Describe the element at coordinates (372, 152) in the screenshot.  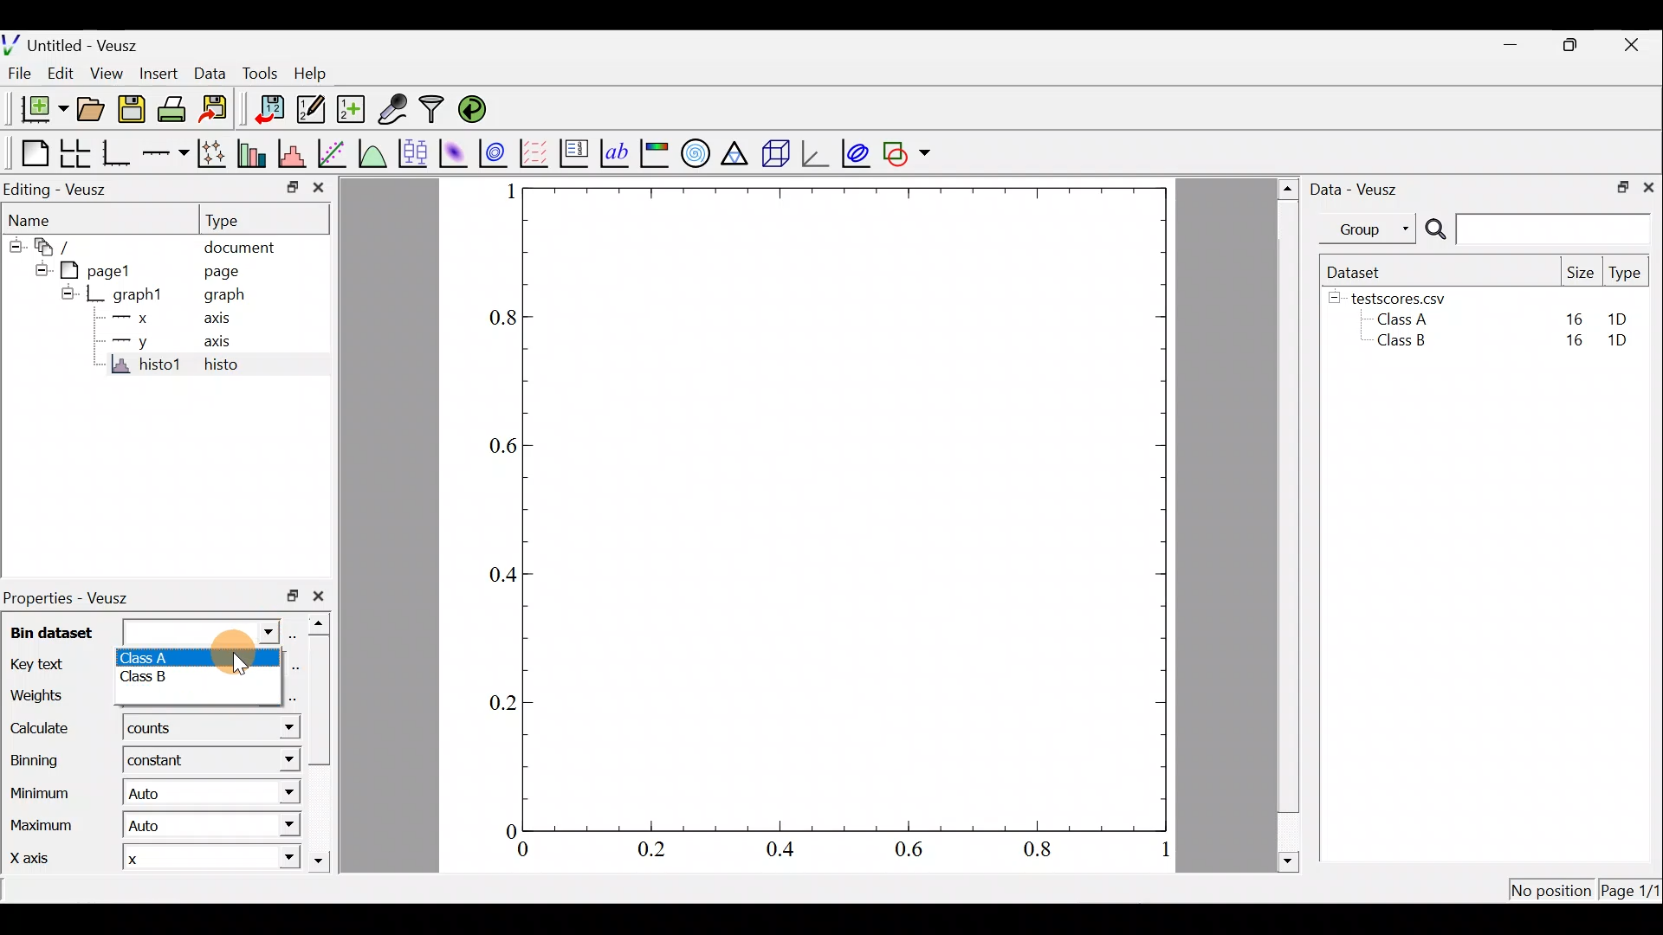
I see `Plot a function` at that location.